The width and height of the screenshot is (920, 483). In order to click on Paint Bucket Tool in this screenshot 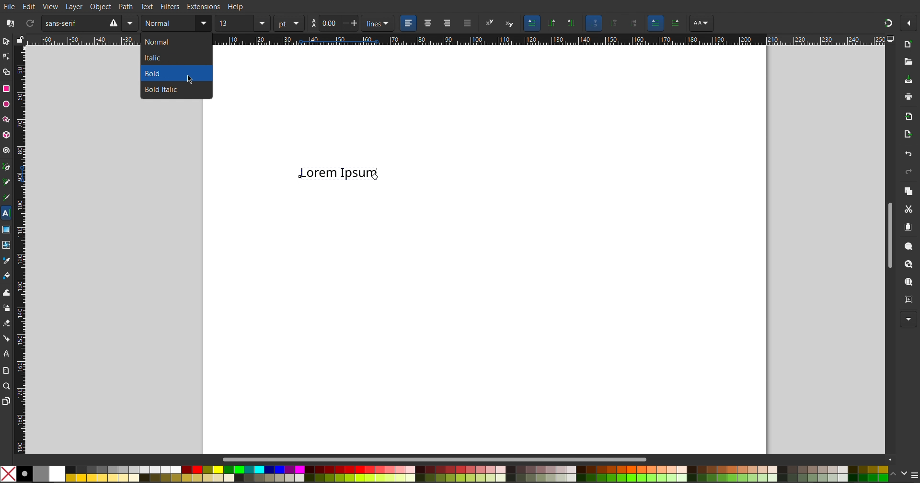, I will do `click(8, 274)`.